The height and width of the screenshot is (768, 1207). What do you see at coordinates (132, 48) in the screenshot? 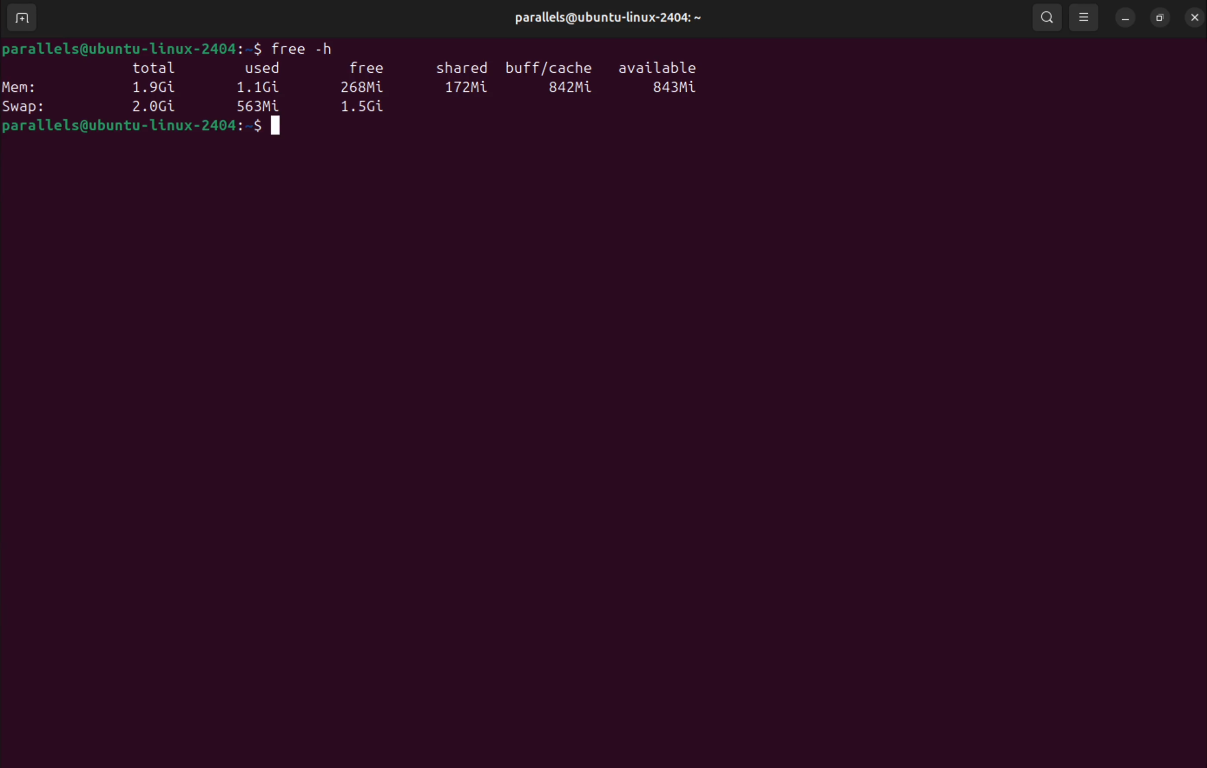
I see `parallels@ubuntu-linux-2404:~$` at bounding box center [132, 48].